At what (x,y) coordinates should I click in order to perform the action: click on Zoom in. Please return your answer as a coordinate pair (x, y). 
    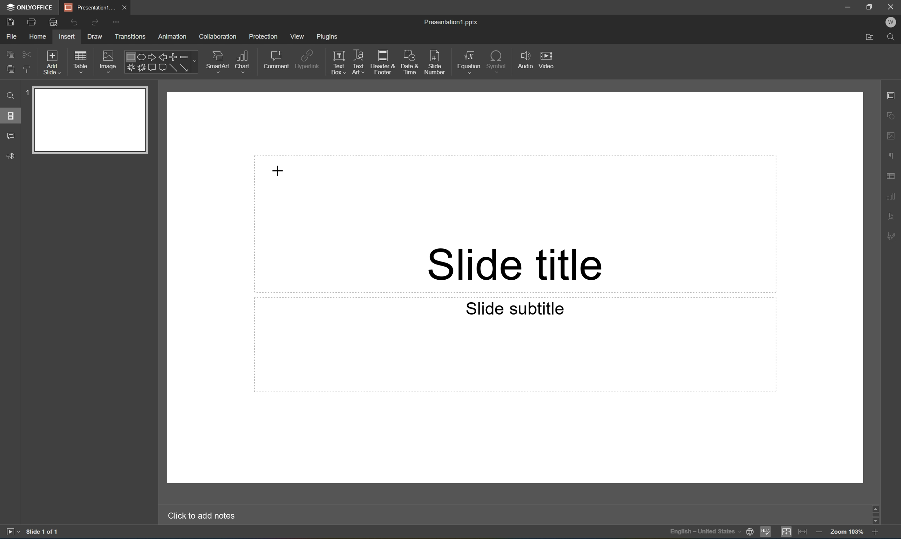
    Looking at the image, I should click on (877, 532).